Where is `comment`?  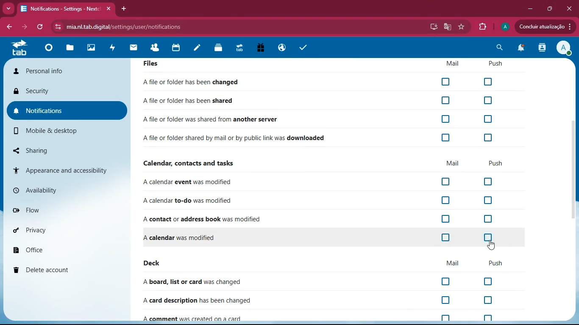
comment is located at coordinates (198, 317).